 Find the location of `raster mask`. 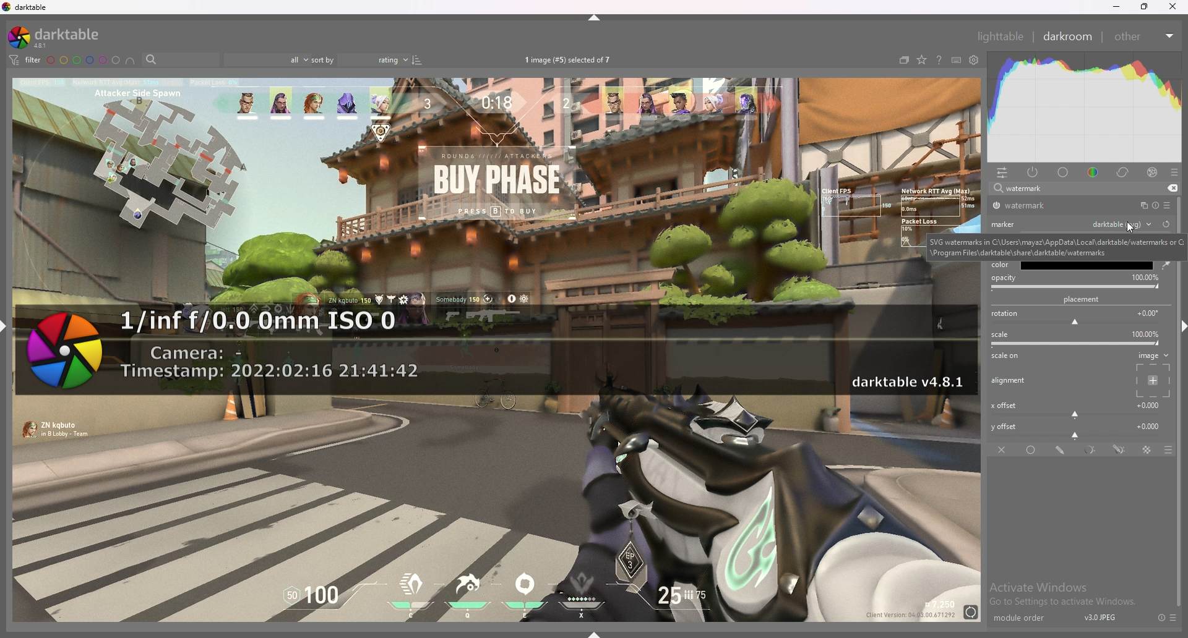

raster mask is located at coordinates (1148, 450).